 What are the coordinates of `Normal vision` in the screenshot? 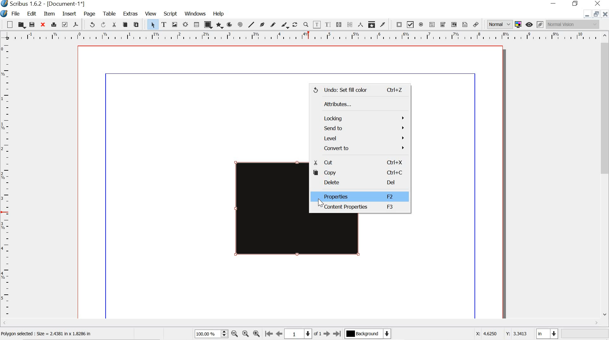 It's located at (574, 24).